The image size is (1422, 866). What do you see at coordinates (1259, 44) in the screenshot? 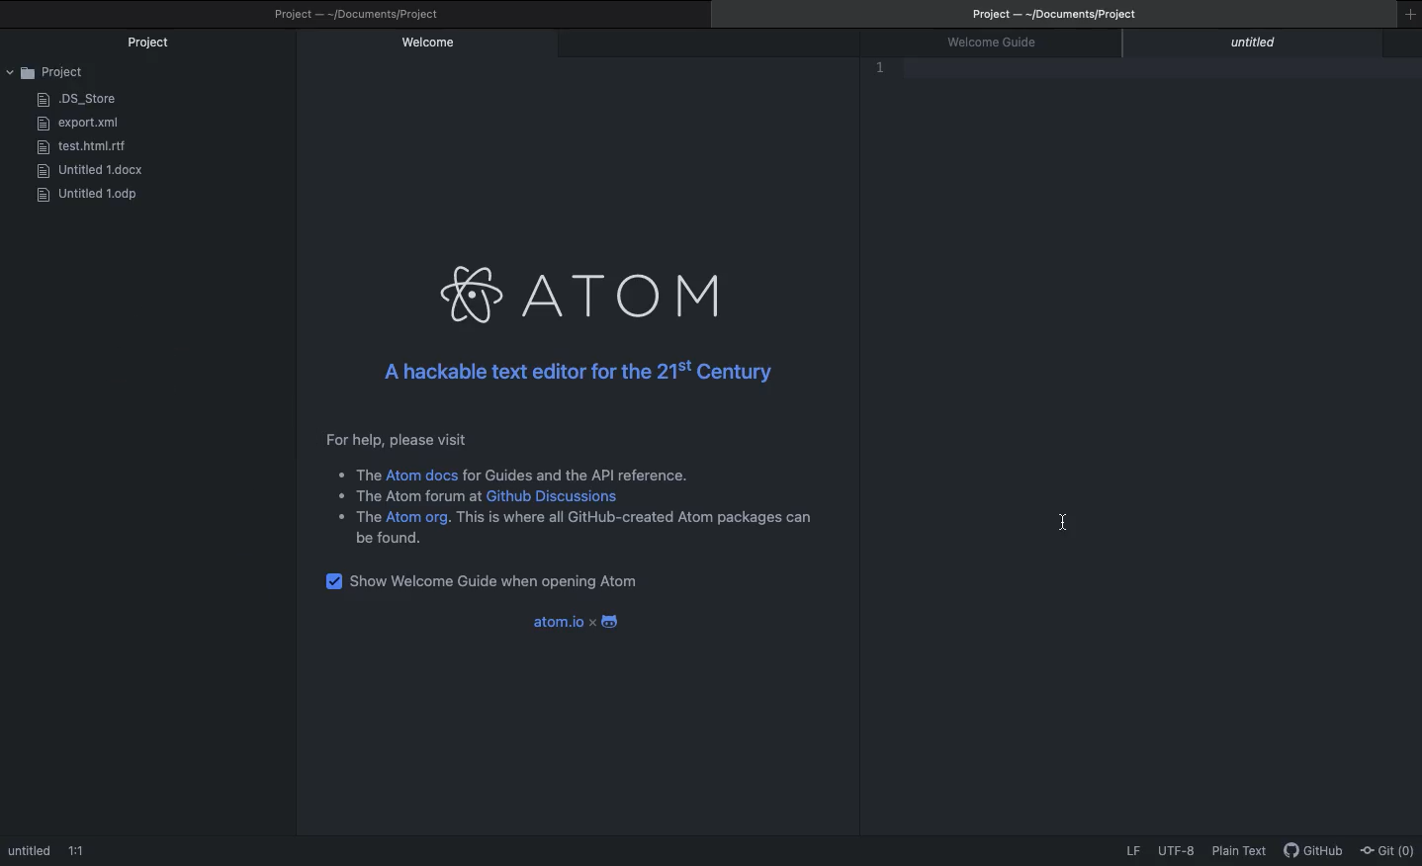
I see `Untitled` at bounding box center [1259, 44].